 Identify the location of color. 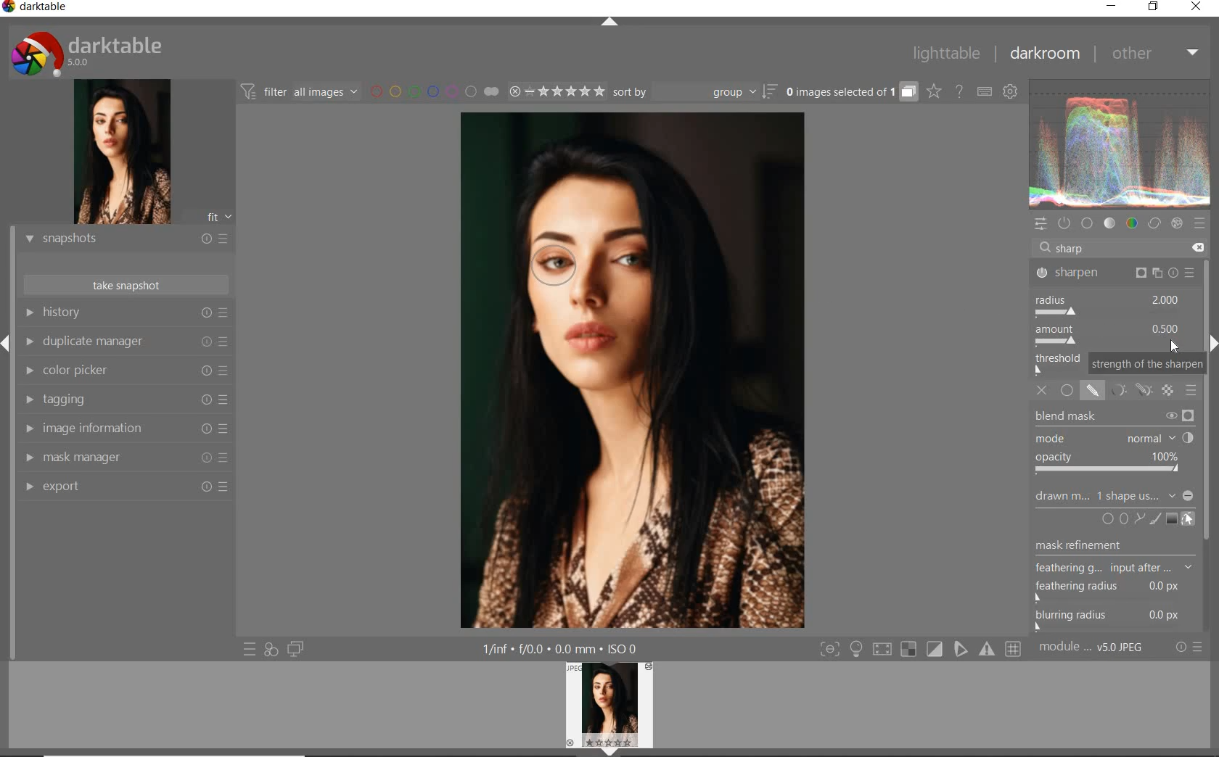
(1133, 224).